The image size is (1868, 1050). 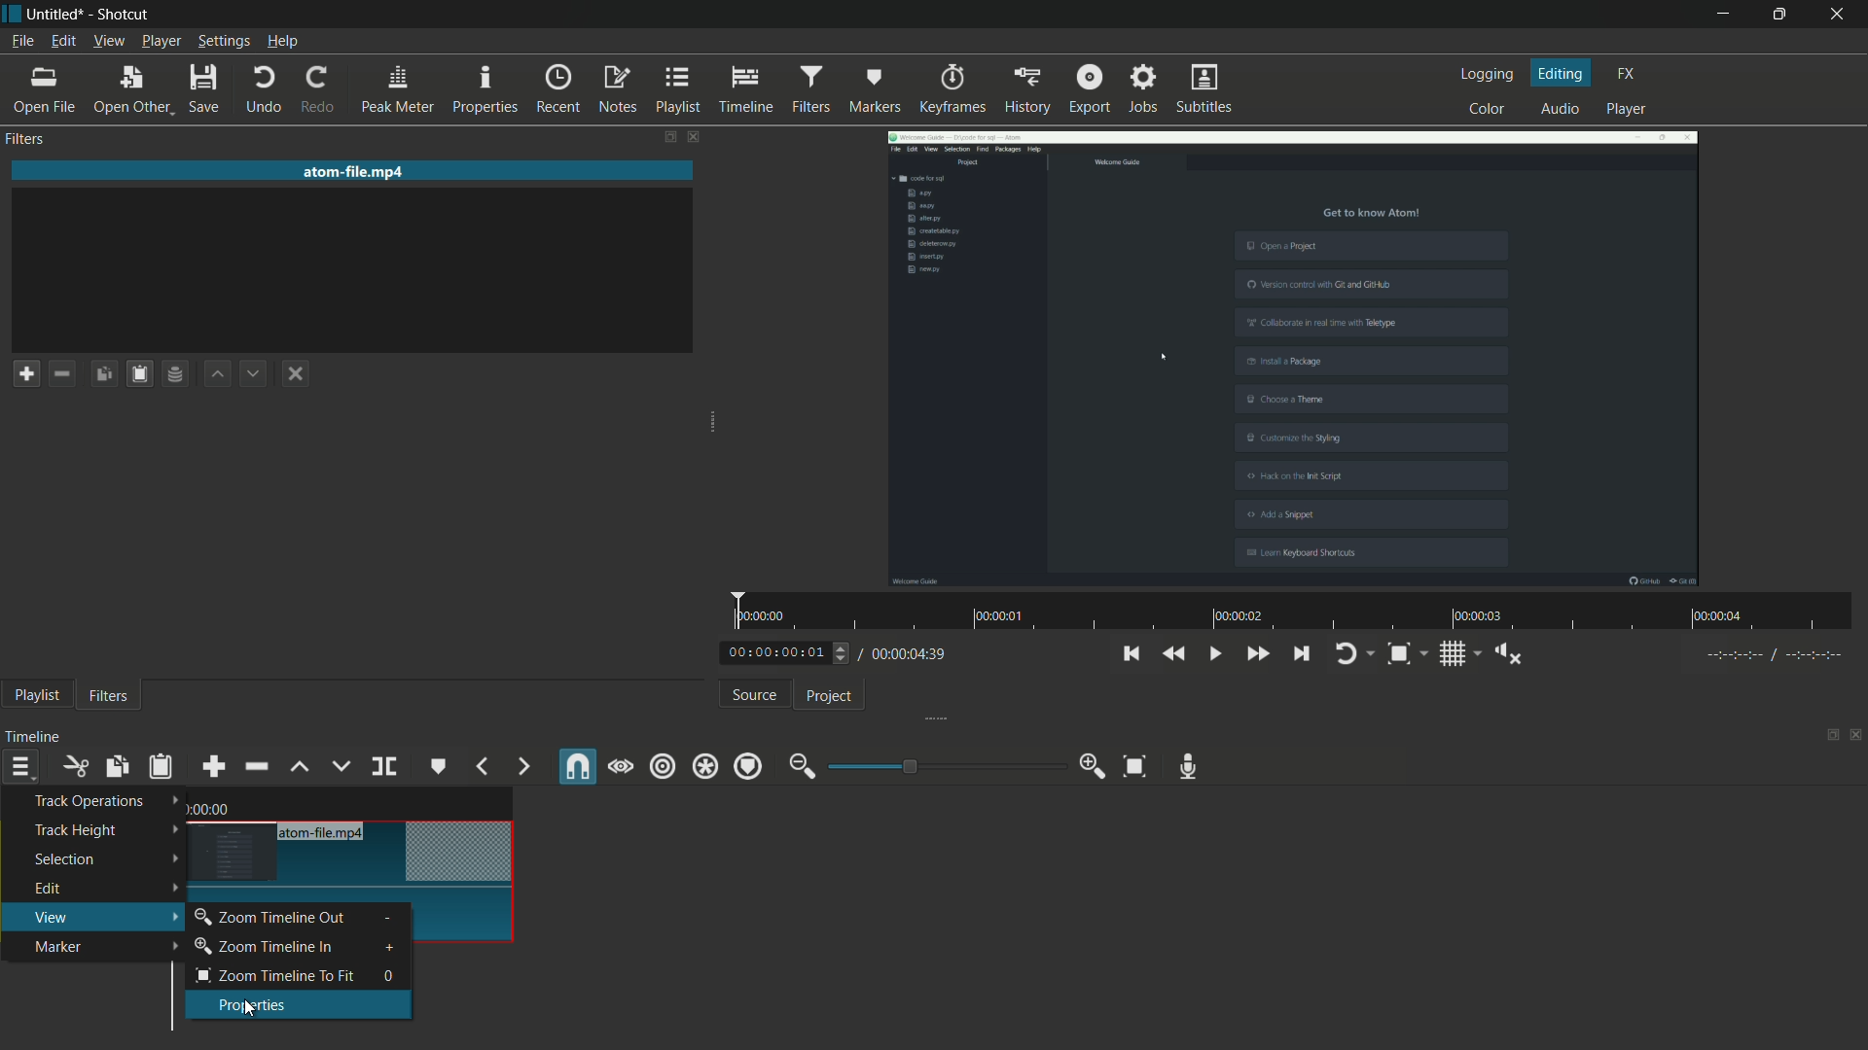 I want to click on append, so click(x=213, y=767).